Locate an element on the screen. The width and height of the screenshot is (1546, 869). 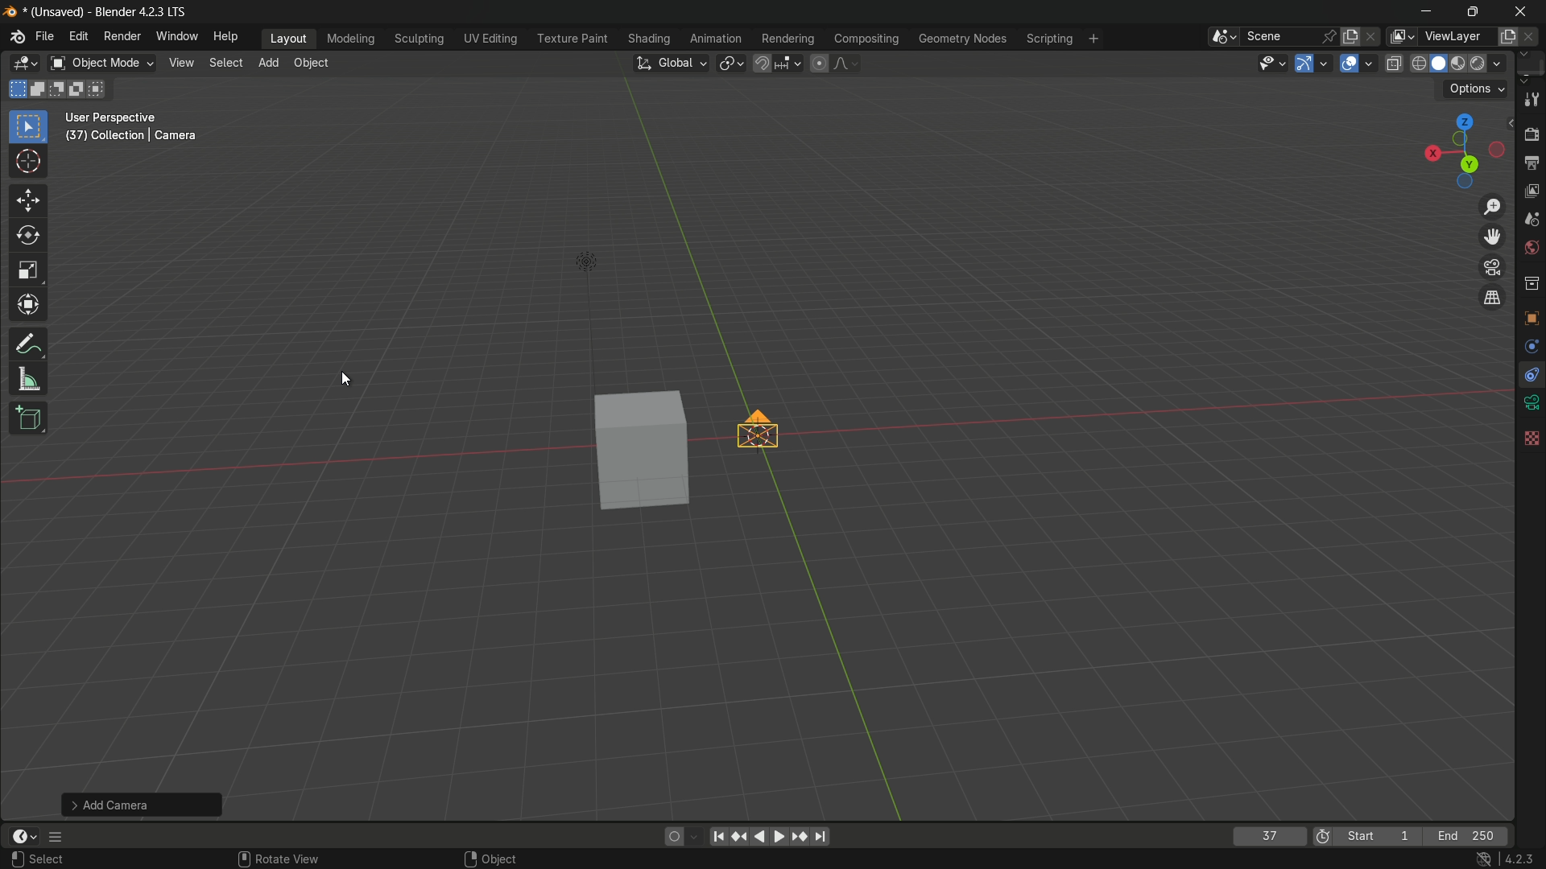
tools is located at coordinates (1531, 98).